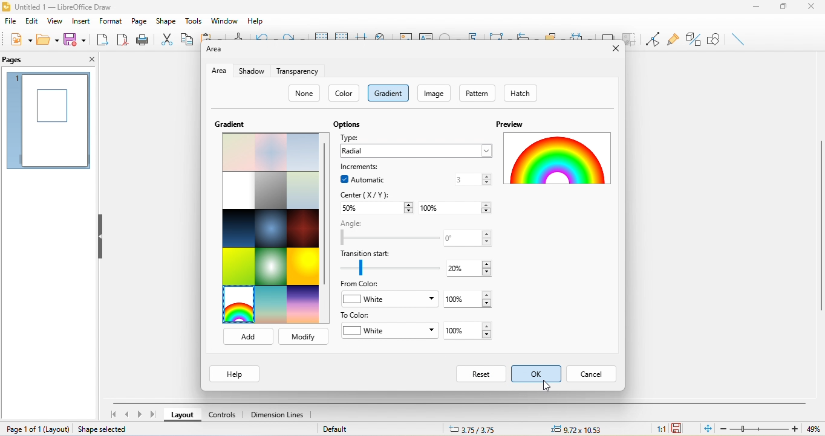  What do you see at coordinates (102, 41) in the screenshot?
I see `export` at bounding box center [102, 41].